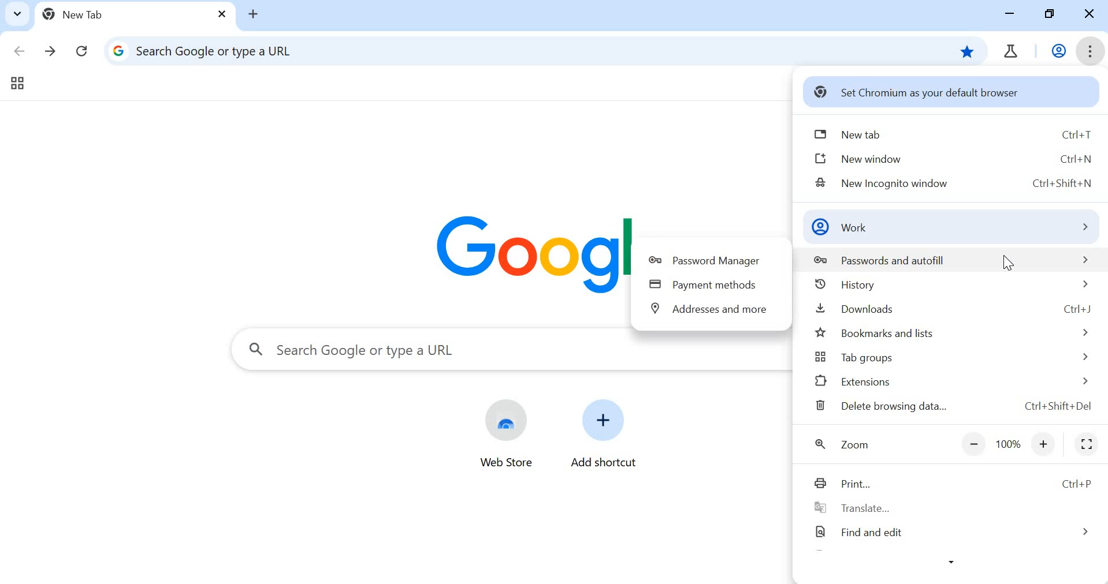  What do you see at coordinates (955, 158) in the screenshot?
I see `new window` at bounding box center [955, 158].